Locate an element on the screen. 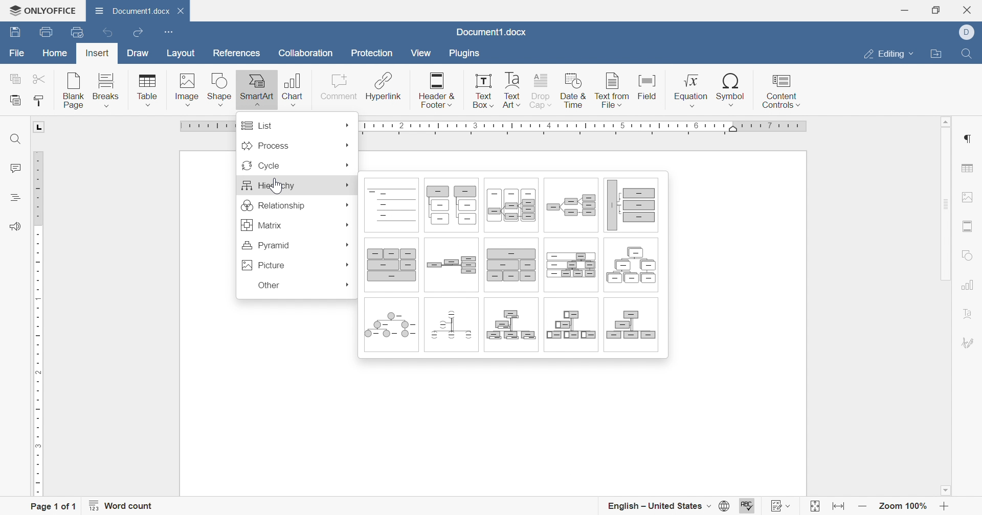  Close is located at coordinates (183, 10).